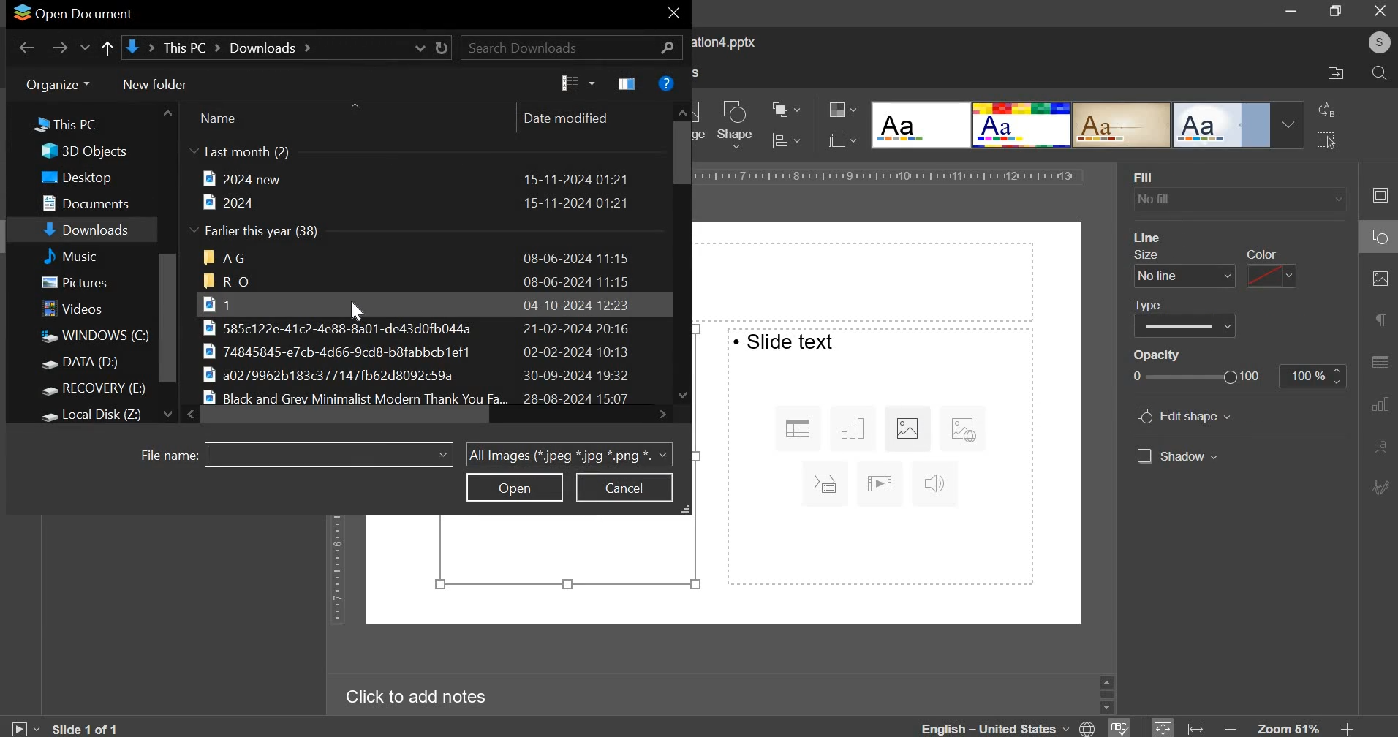 The width and height of the screenshot is (1398, 737). Describe the element at coordinates (431, 351) in the screenshot. I see `image file` at that location.